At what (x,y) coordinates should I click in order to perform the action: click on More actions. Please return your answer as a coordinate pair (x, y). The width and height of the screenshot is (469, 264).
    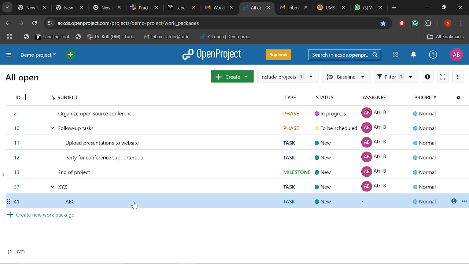
    Looking at the image, I should click on (459, 77).